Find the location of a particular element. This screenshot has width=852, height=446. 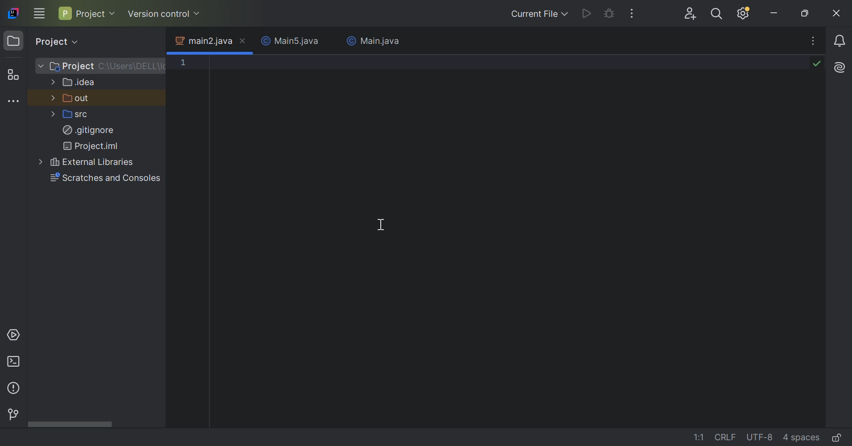

Terminal is located at coordinates (15, 362).